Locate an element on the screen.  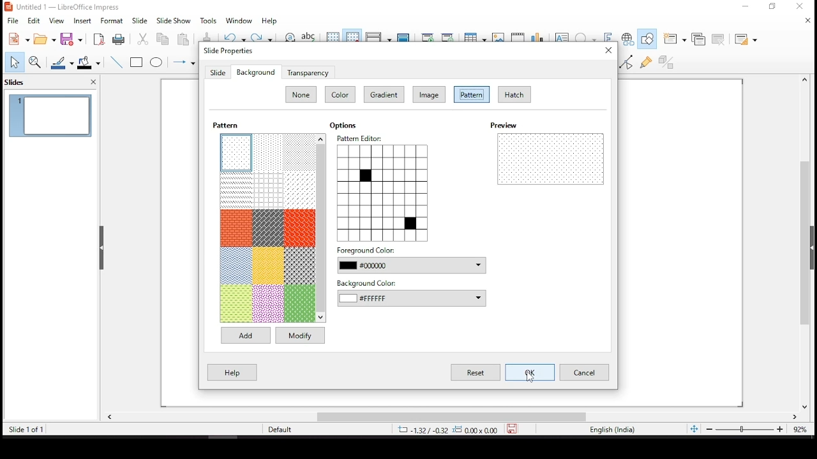
ok is located at coordinates (531, 372).